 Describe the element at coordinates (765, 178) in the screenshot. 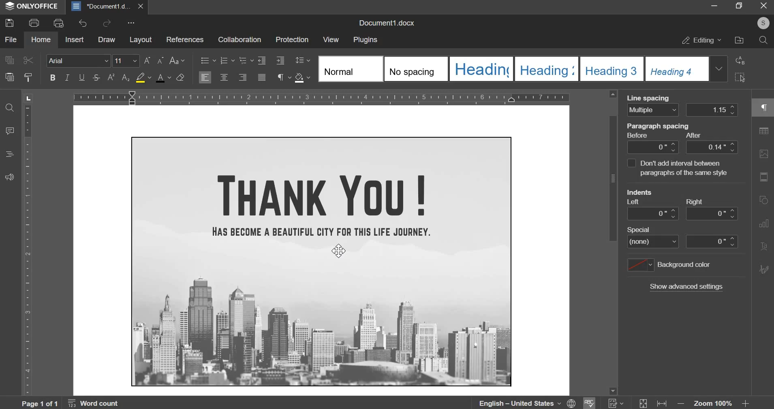

I see `Headers & Footers` at that location.